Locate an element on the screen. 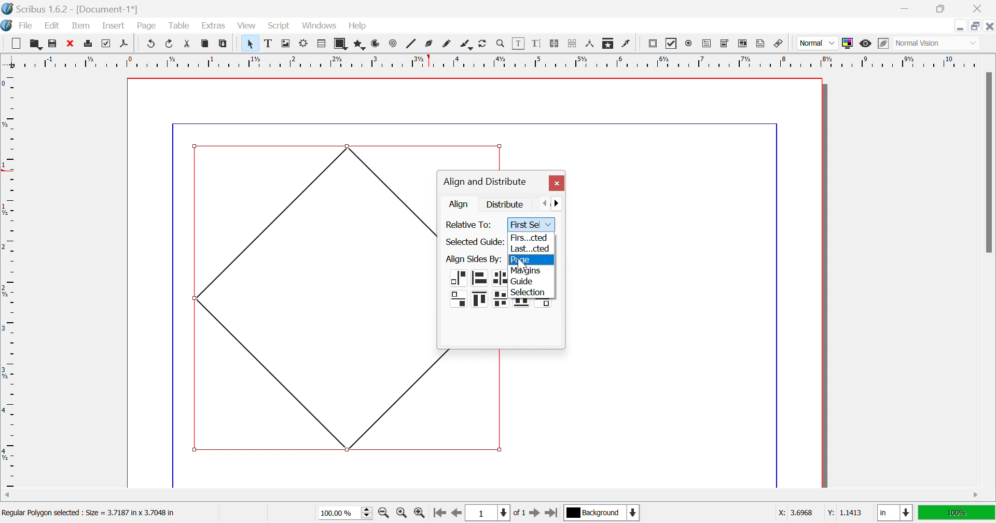 Image resolution: width=996 pixels, height=523 pixels. Scribus icon is located at coordinates (6, 25).